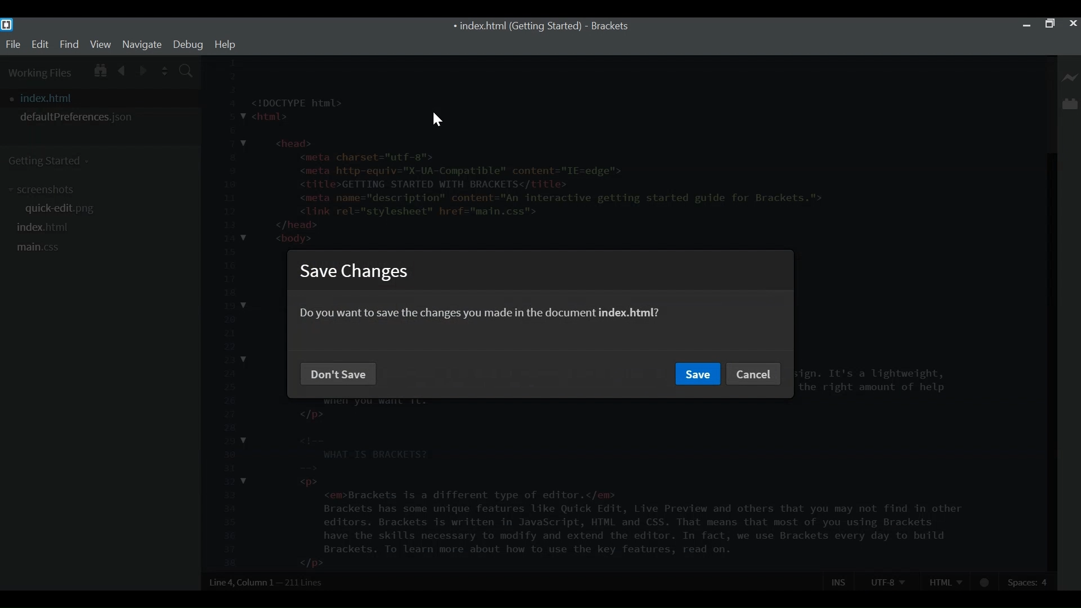  Describe the element at coordinates (44, 190) in the screenshot. I see `screenshots` at that location.